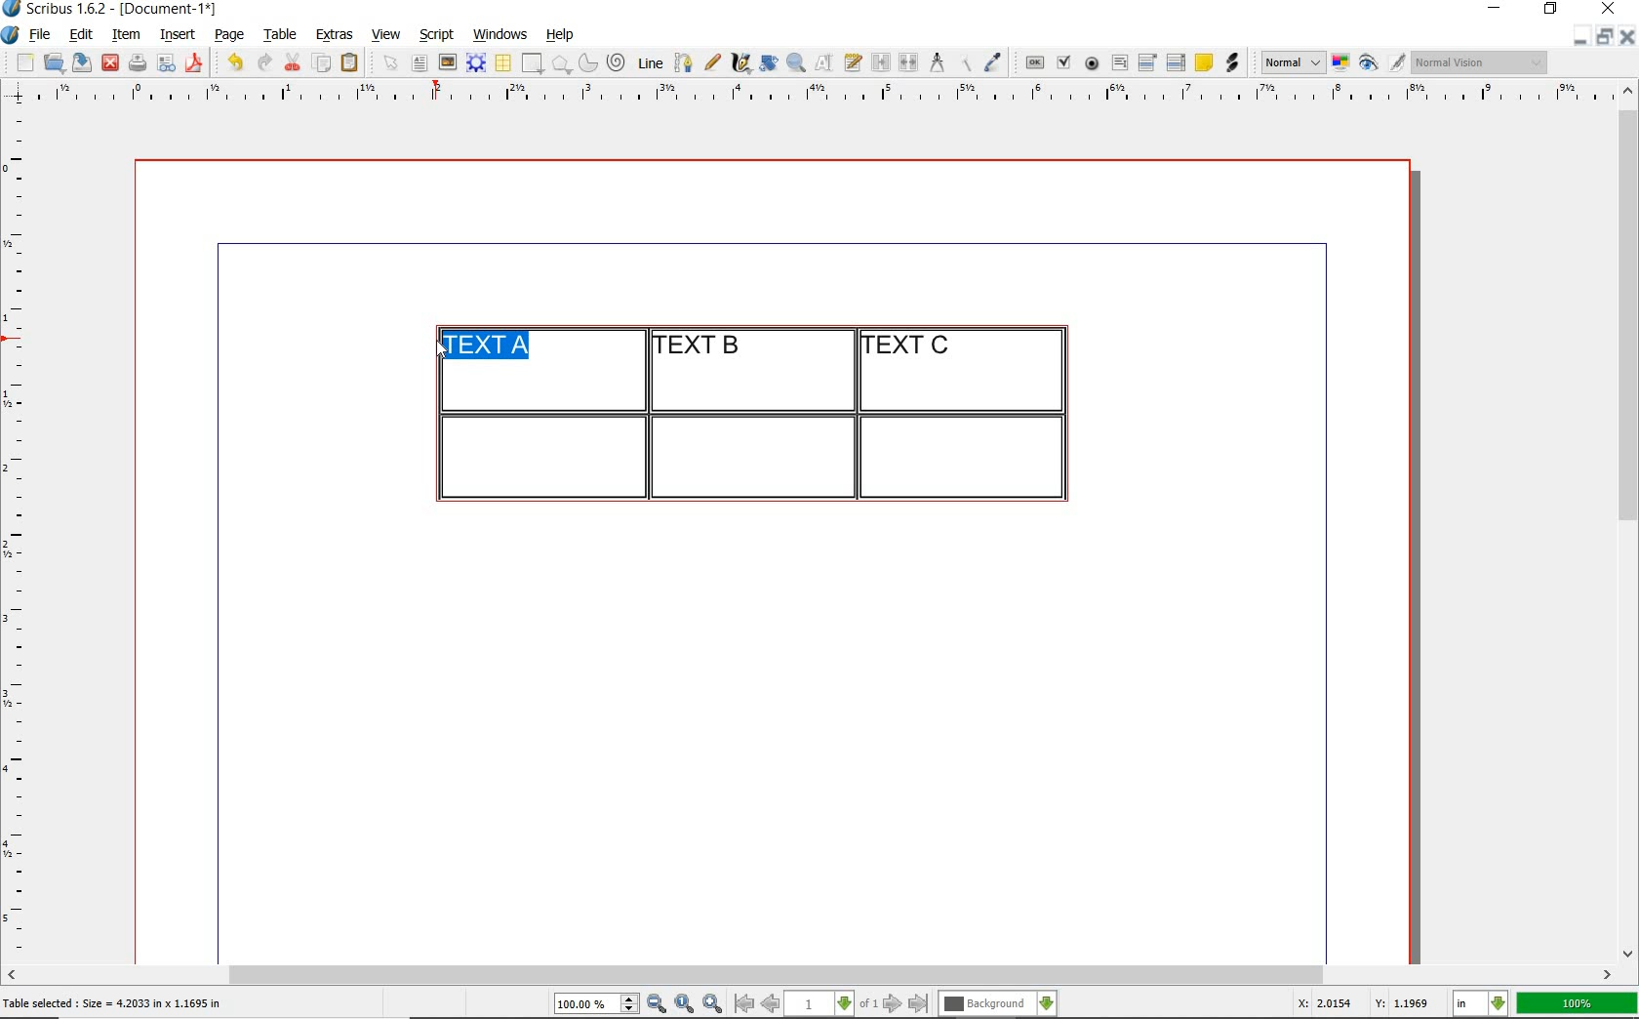 Image resolution: width=1639 pixels, height=1019 pixels. Describe the element at coordinates (12, 35) in the screenshot. I see `system logo` at that location.